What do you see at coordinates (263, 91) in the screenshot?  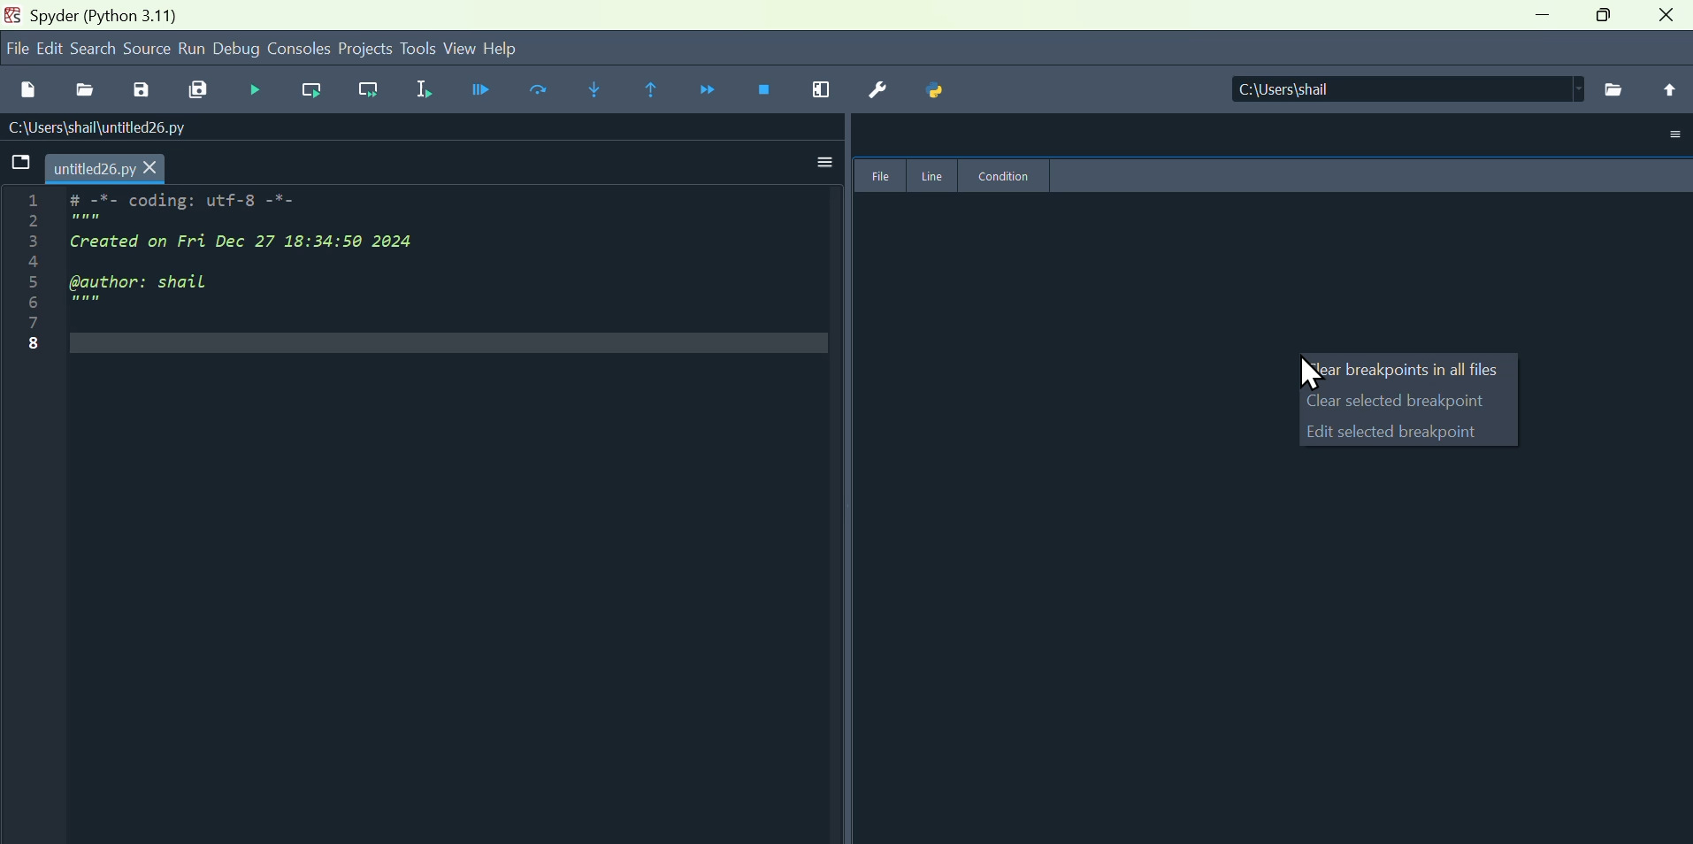 I see `` at bounding box center [263, 91].